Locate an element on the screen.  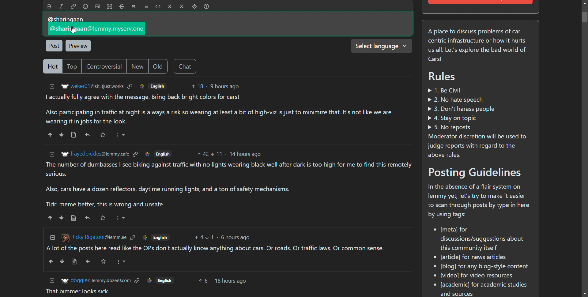
link is located at coordinates (136, 154).